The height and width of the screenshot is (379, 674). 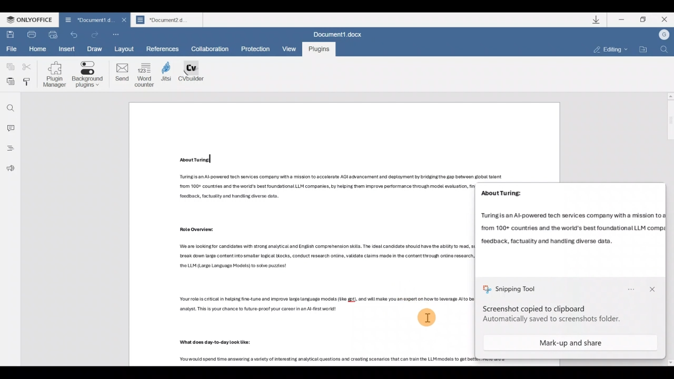 I want to click on Find, so click(x=665, y=52).